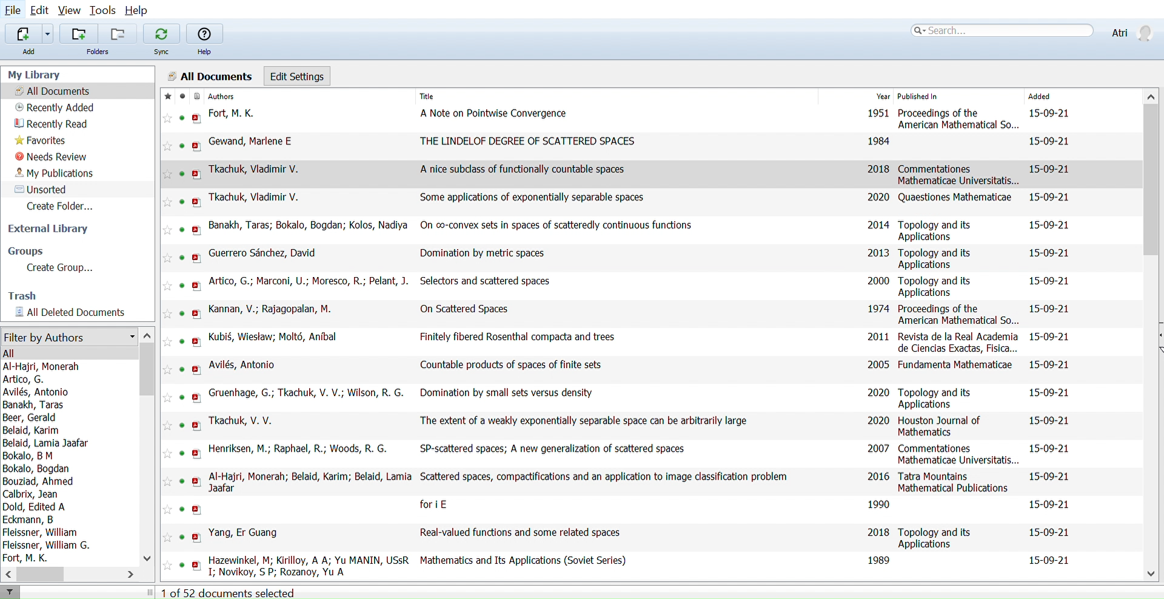 The height and width of the screenshot is (599, 1164). Describe the element at coordinates (1002, 30) in the screenshot. I see `Search` at that location.